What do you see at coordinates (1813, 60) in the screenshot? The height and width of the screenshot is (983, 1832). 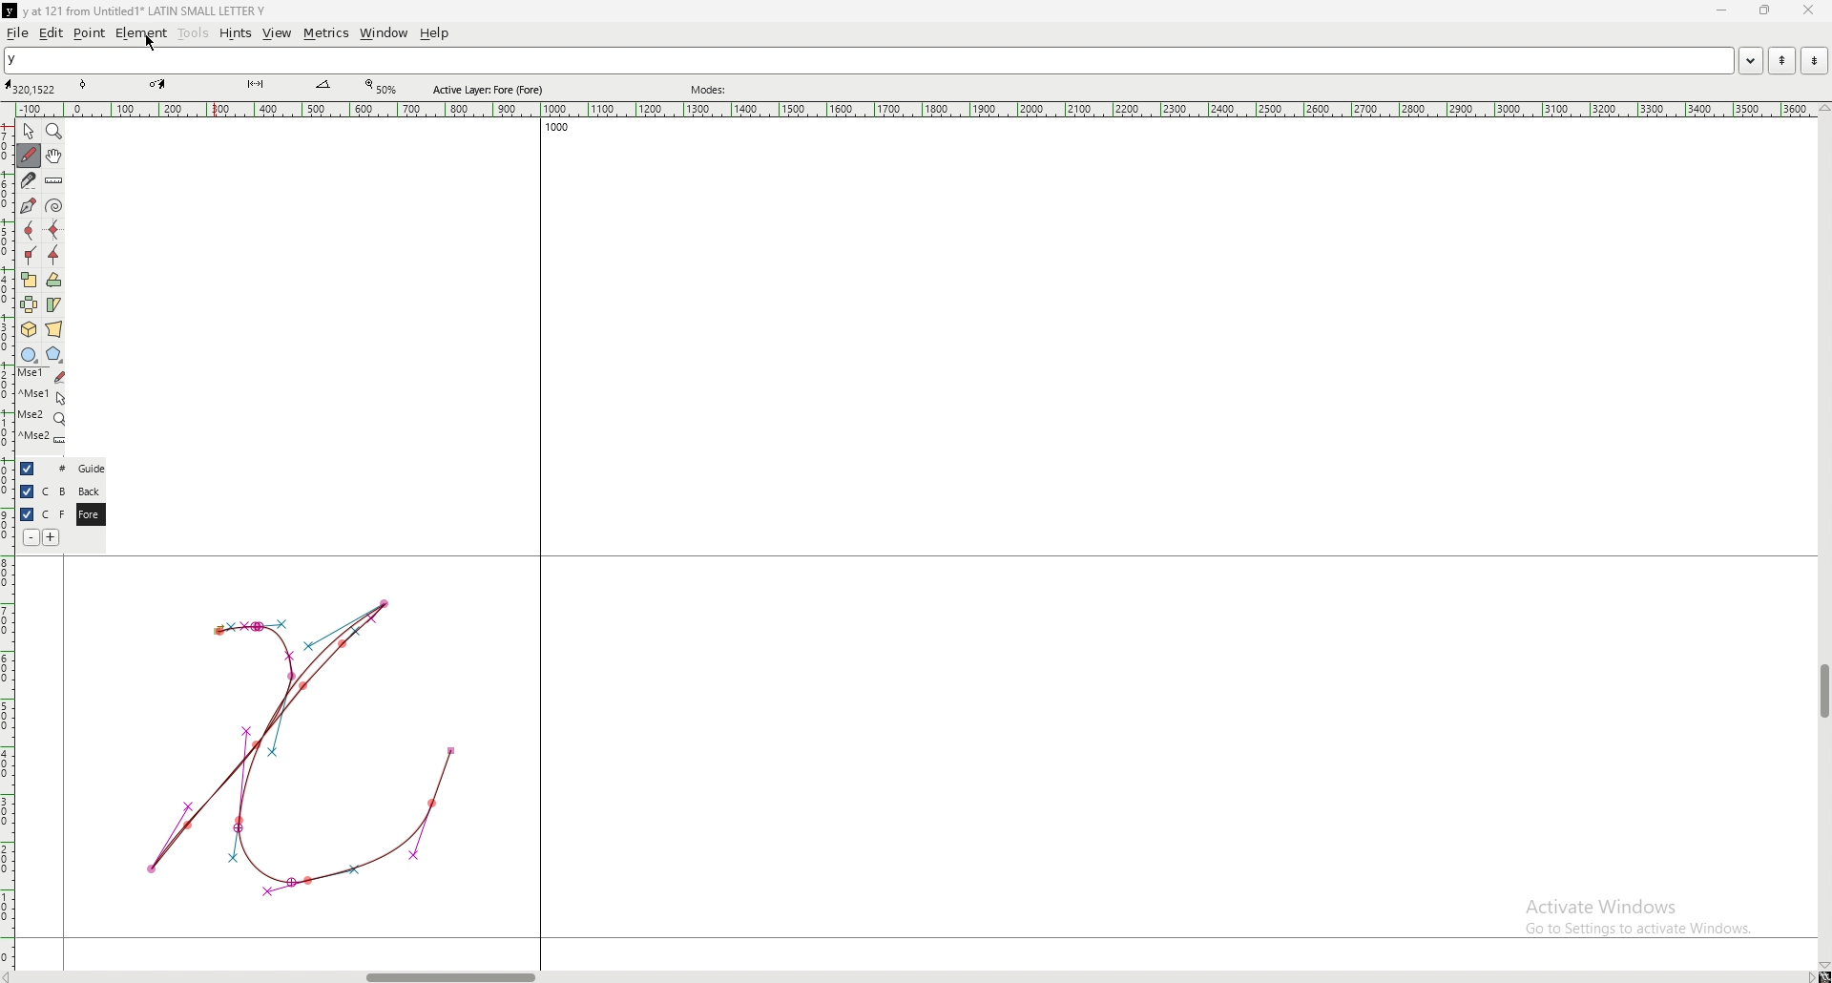 I see `next word` at bounding box center [1813, 60].